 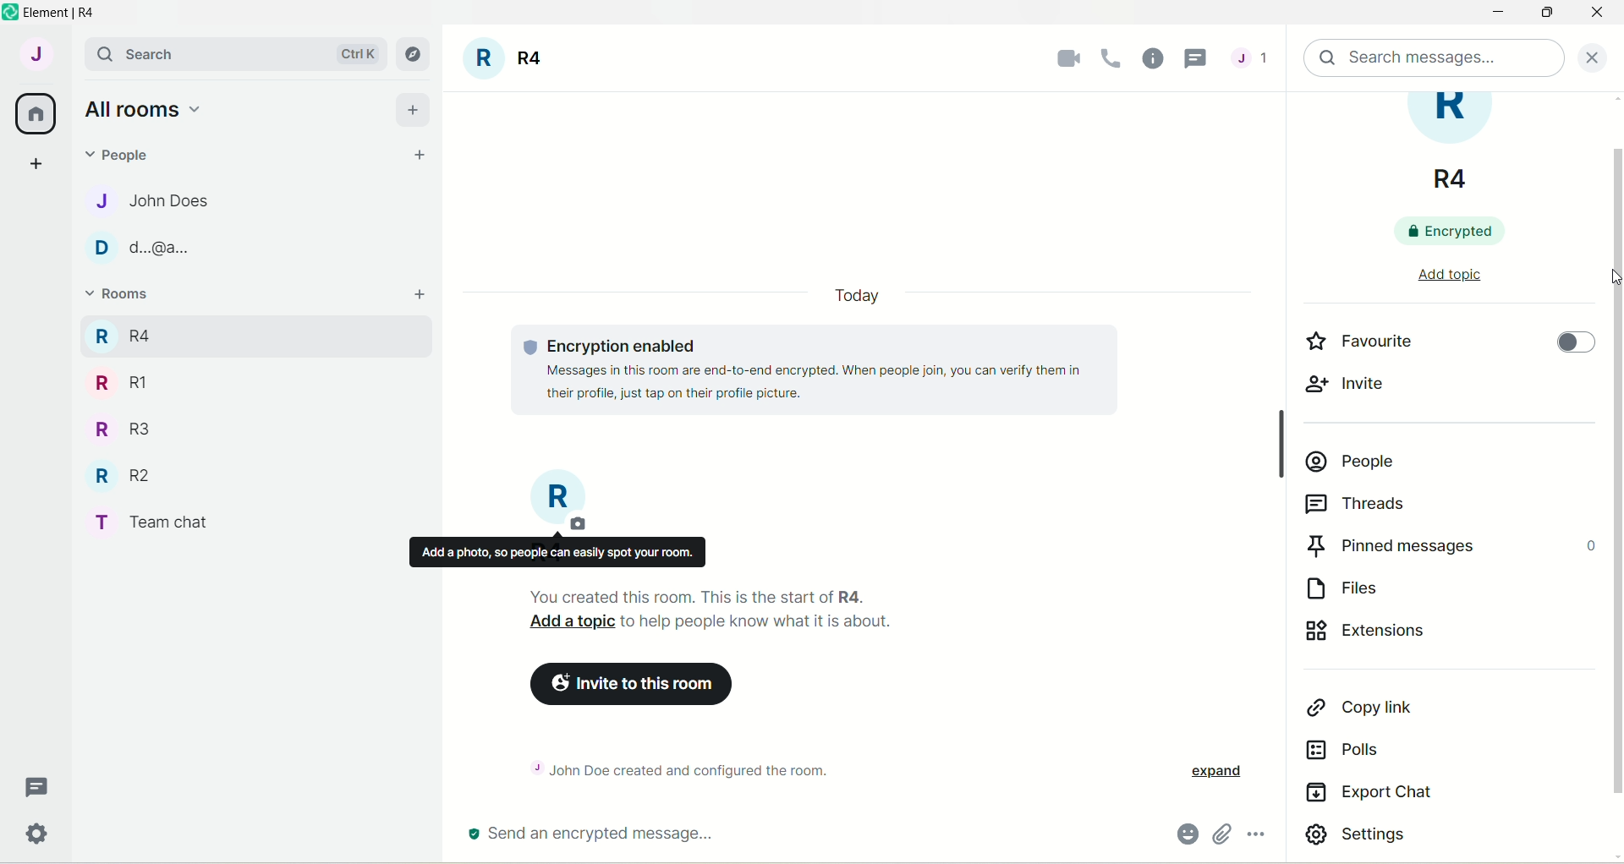 I want to click on attachments, so click(x=1221, y=835).